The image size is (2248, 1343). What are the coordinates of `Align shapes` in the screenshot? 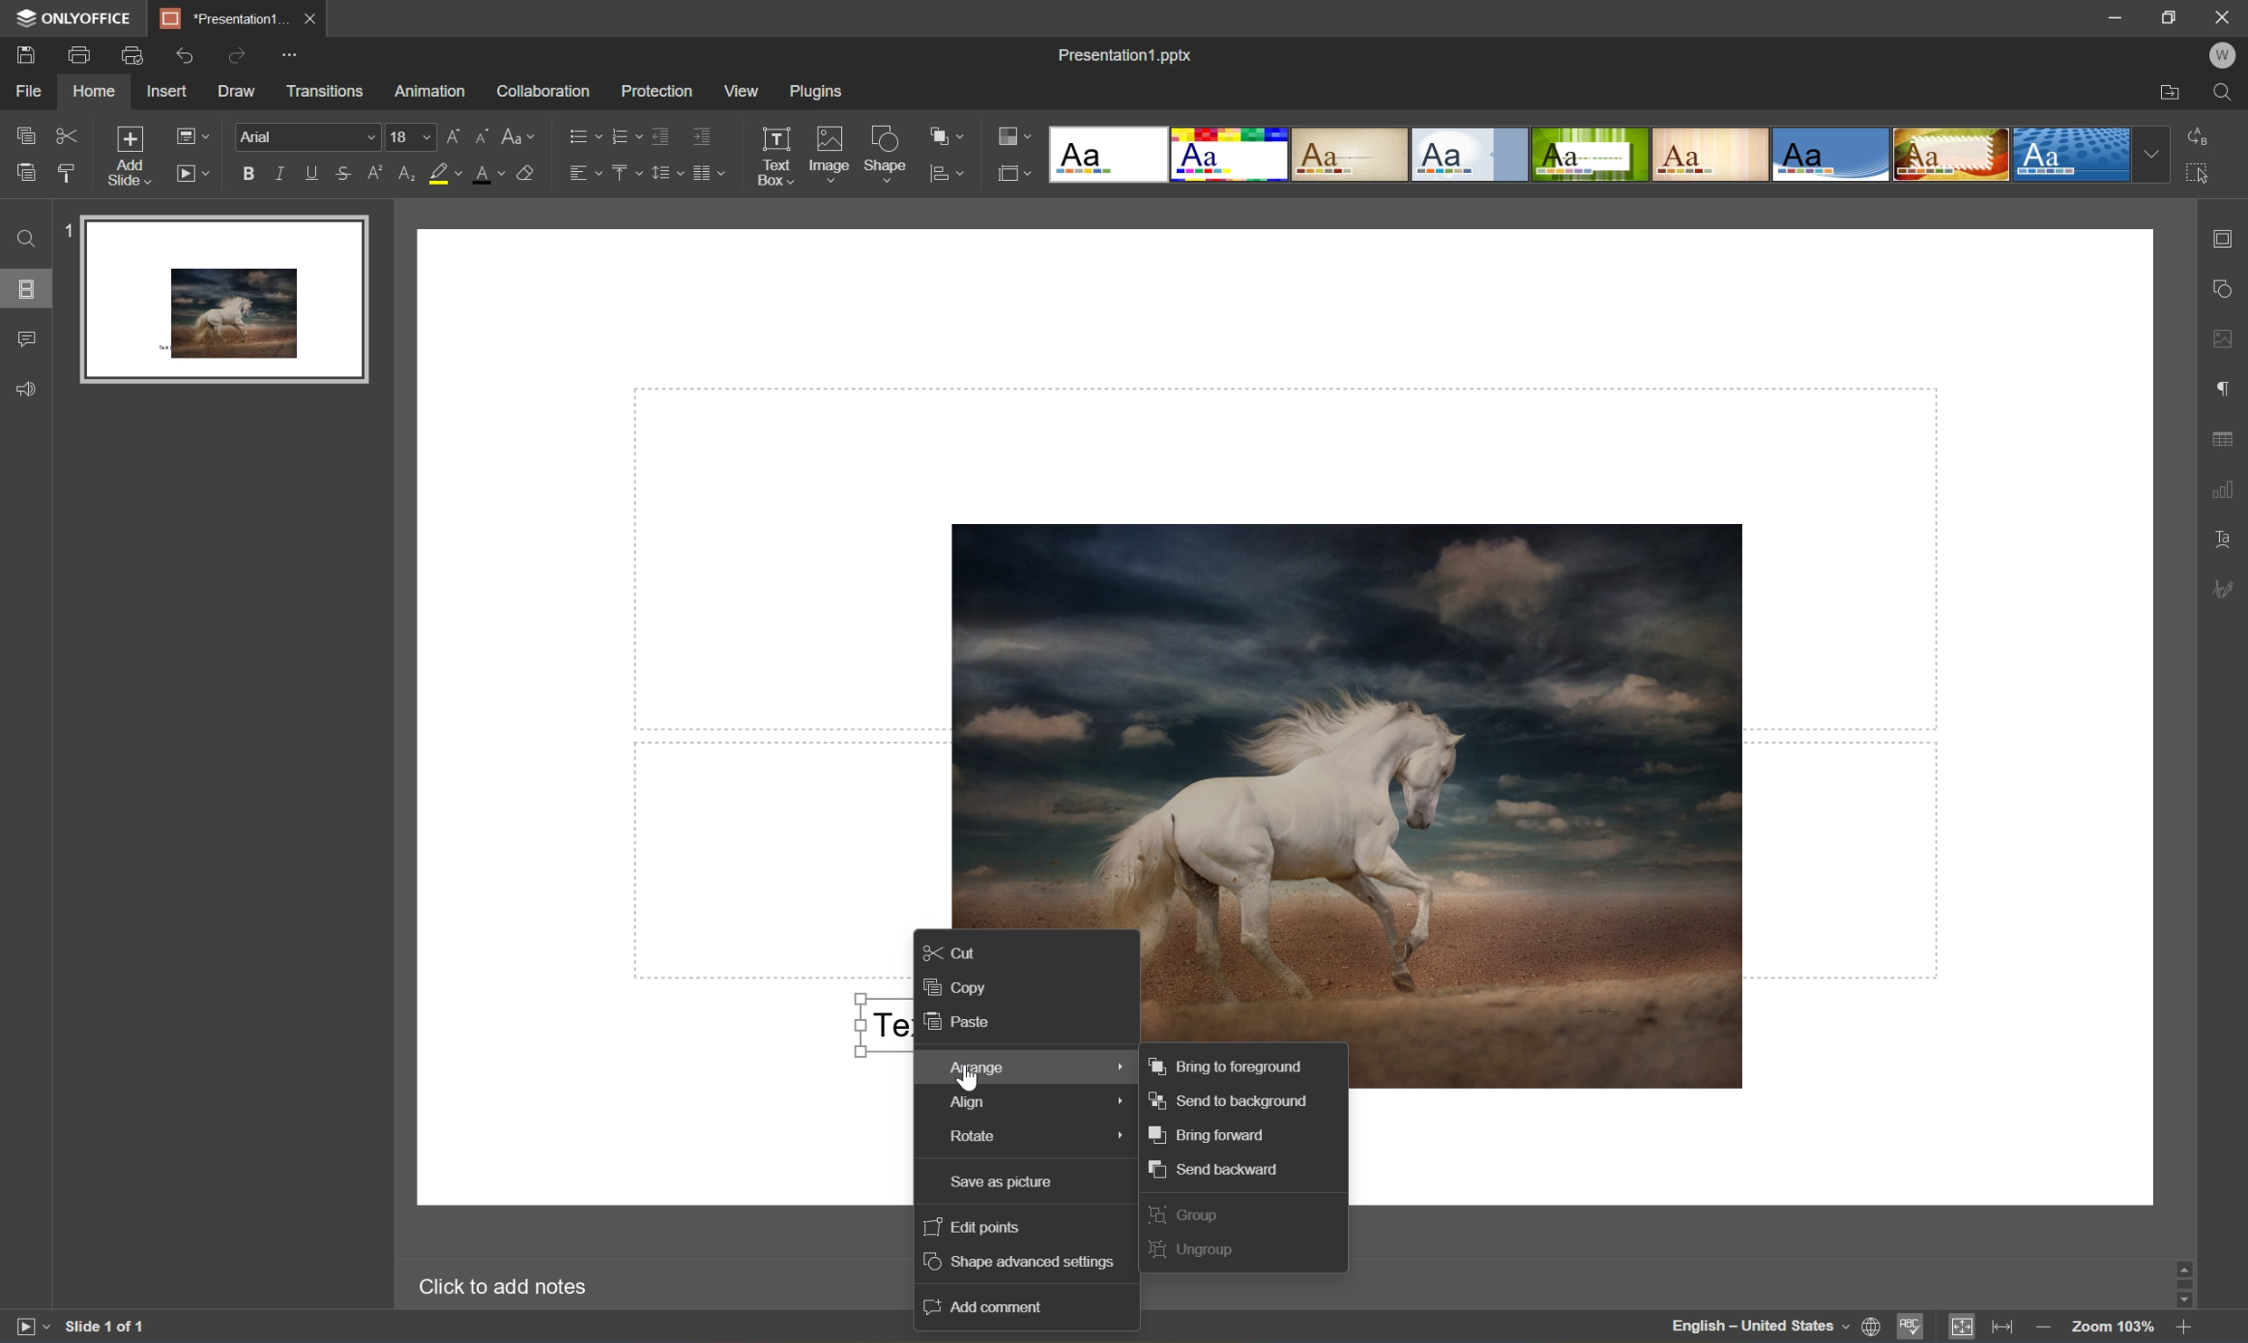 It's located at (944, 175).